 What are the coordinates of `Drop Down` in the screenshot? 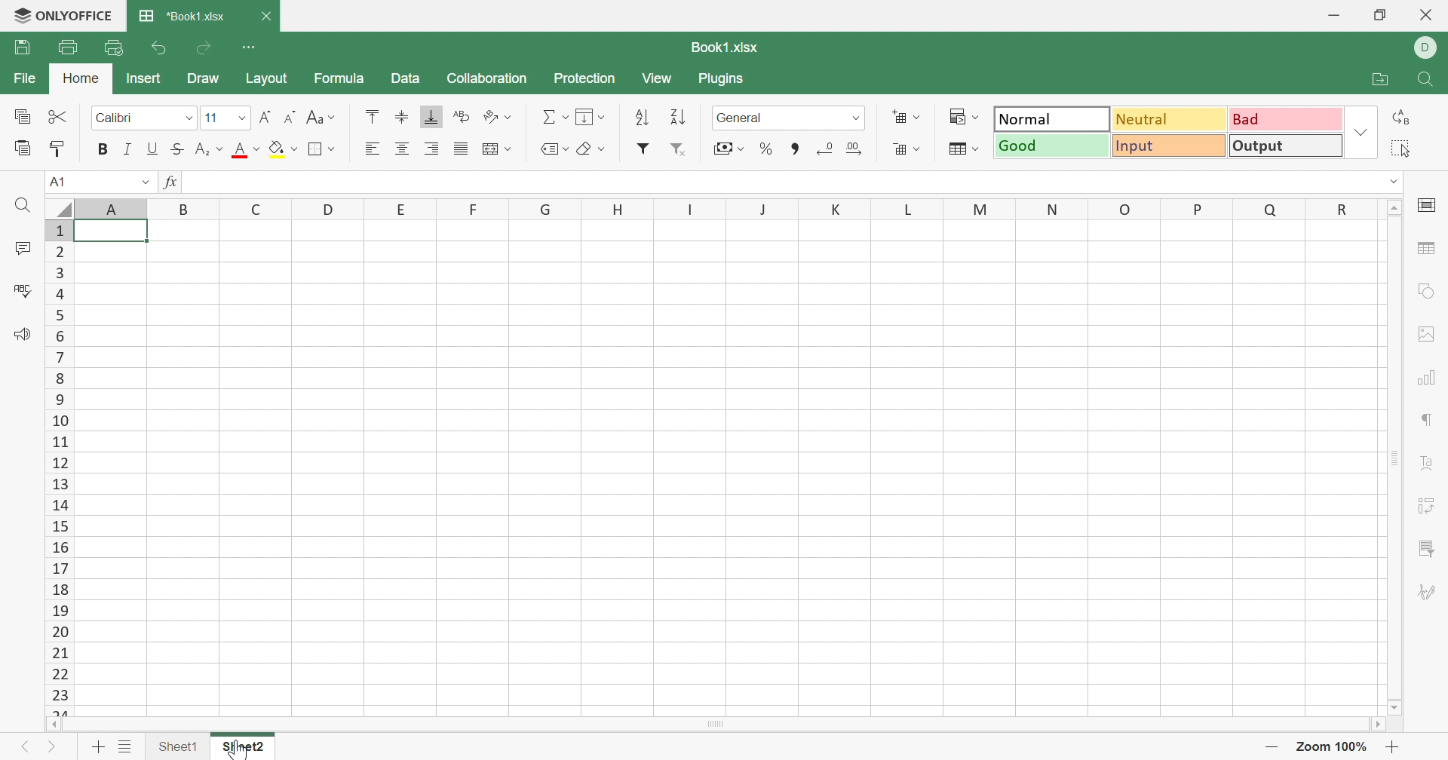 It's located at (297, 149).